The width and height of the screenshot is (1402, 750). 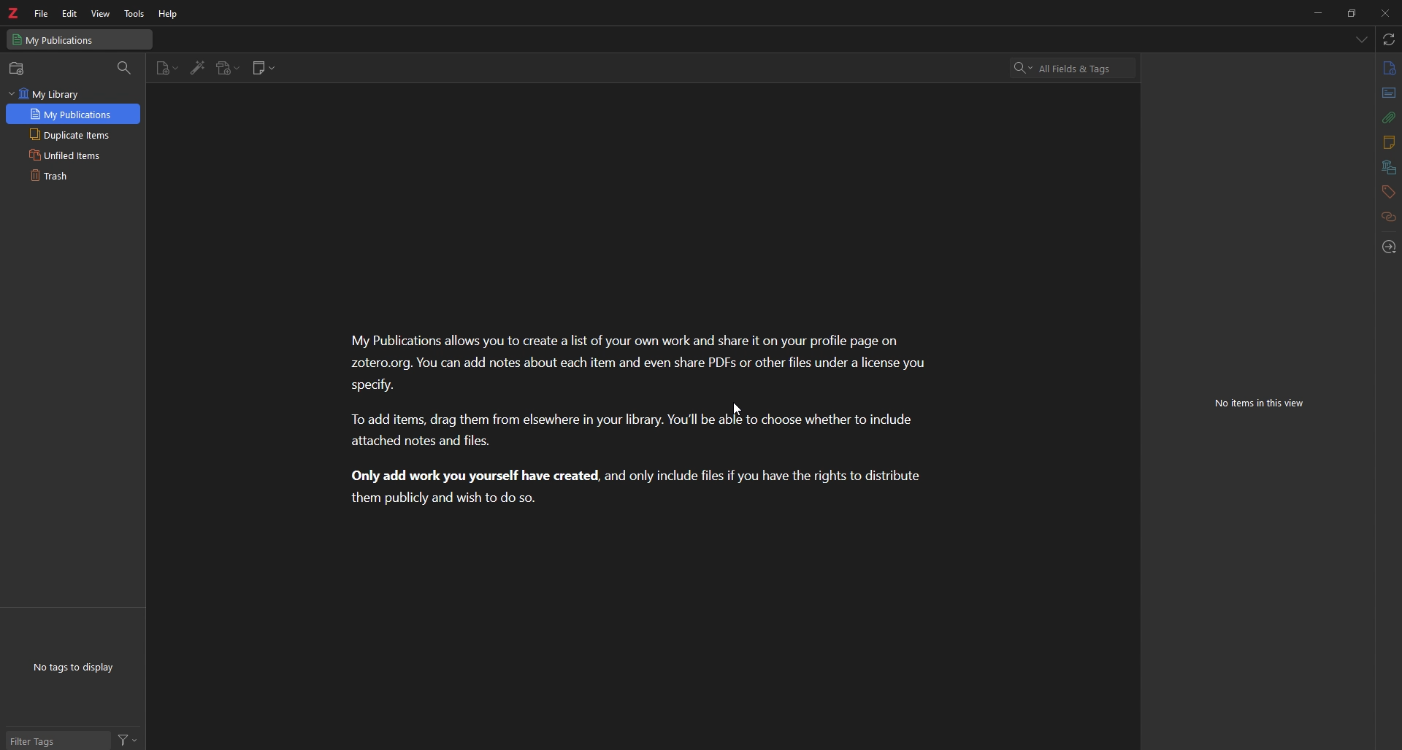 I want to click on Search options, so click(x=1018, y=68).